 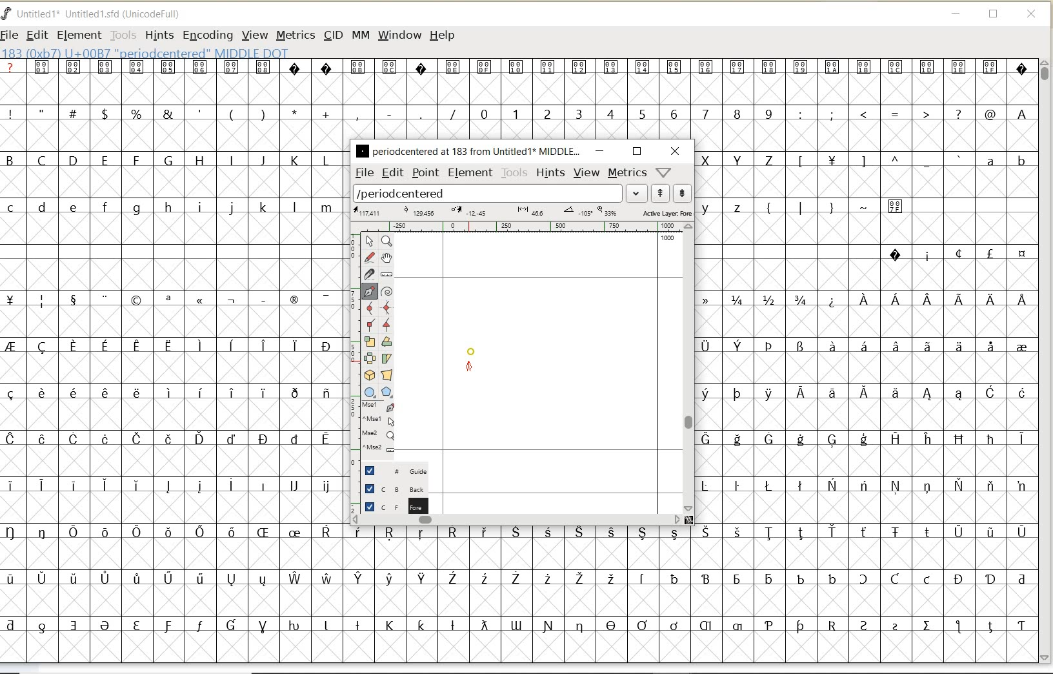 What do you see at coordinates (295, 36) in the screenshot?
I see `METRICS` at bounding box center [295, 36].